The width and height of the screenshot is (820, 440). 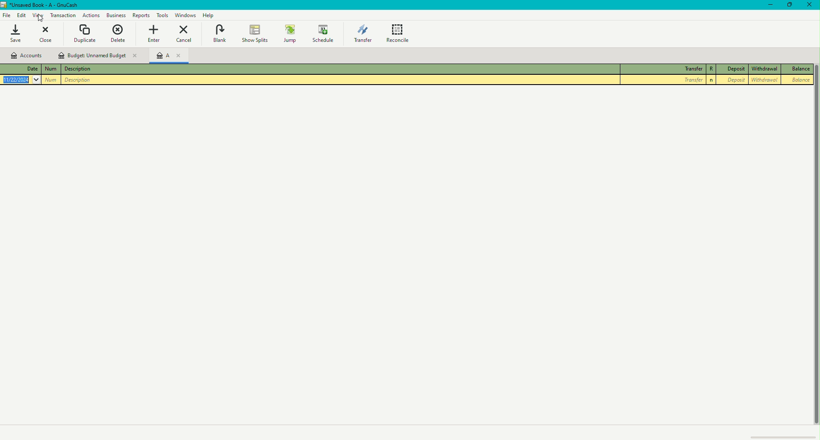 What do you see at coordinates (36, 15) in the screenshot?
I see `View` at bounding box center [36, 15].